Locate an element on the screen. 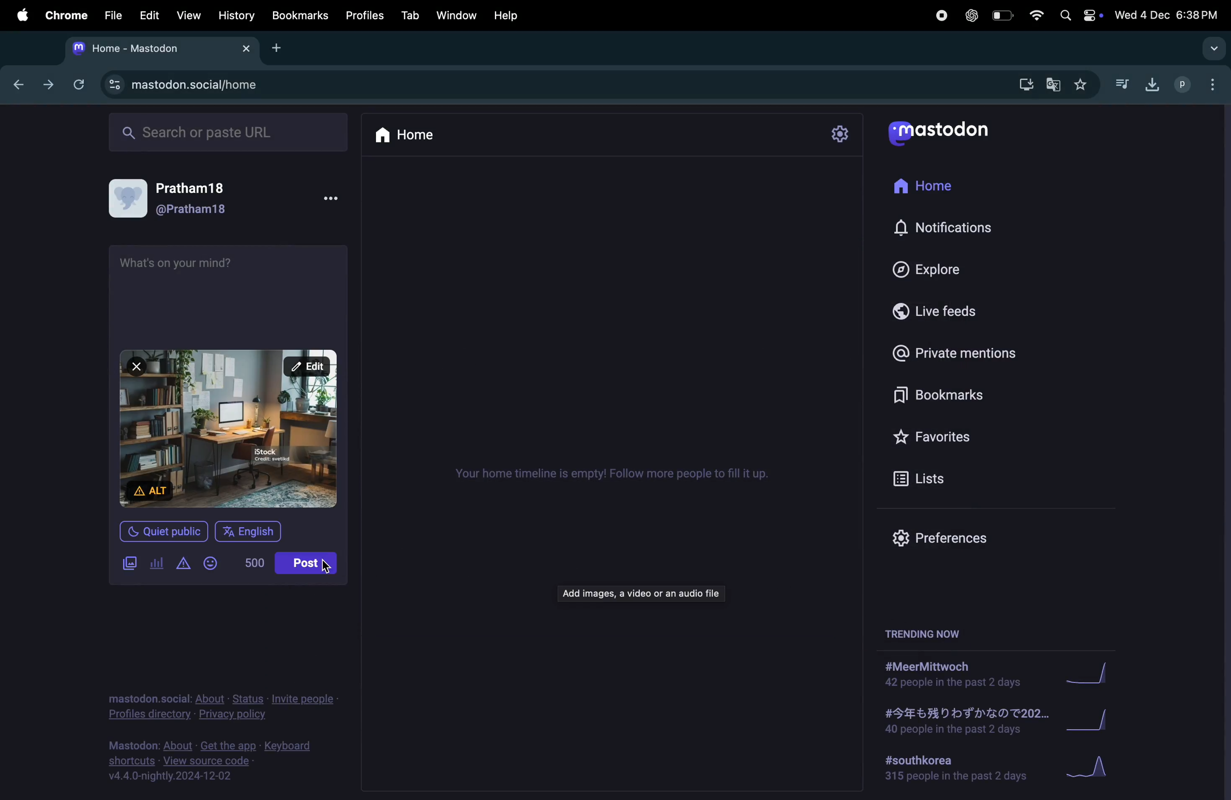  explore is located at coordinates (937, 272).